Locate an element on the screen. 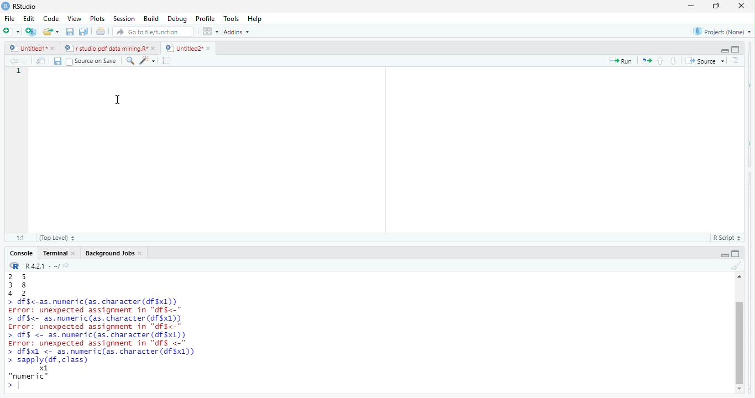  go to previous section/chunk is located at coordinates (661, 60).